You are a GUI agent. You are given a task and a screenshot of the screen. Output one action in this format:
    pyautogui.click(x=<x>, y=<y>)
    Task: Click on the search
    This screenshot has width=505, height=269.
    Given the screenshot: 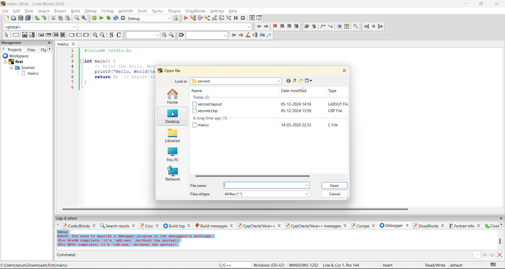 What is the action you would take?
    pyautogui.click(x=207, y=35)
    